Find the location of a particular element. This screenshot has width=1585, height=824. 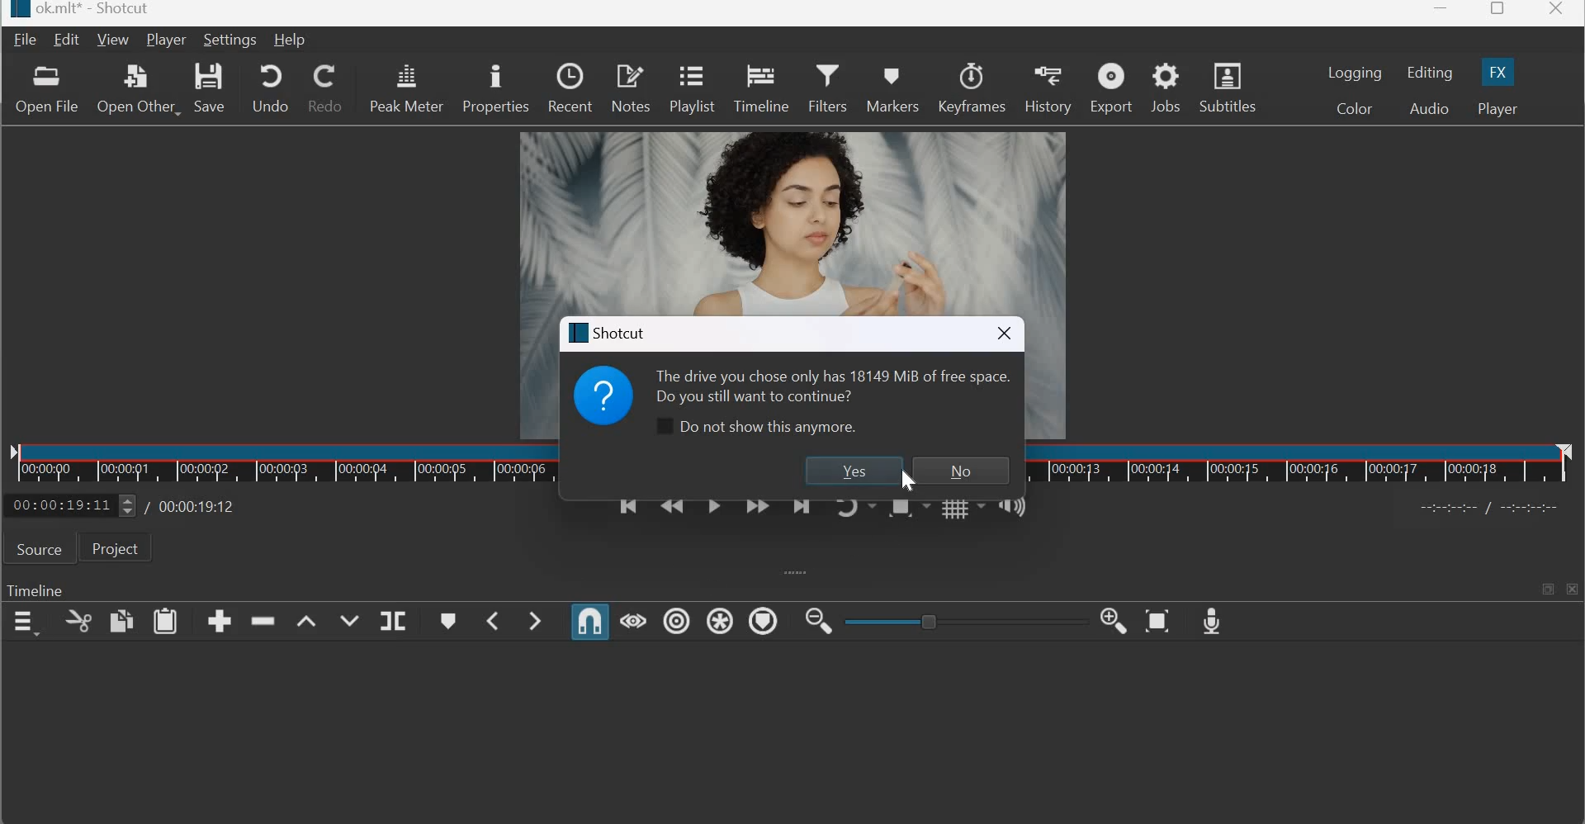

Close is located at coordinates (1559, 12).